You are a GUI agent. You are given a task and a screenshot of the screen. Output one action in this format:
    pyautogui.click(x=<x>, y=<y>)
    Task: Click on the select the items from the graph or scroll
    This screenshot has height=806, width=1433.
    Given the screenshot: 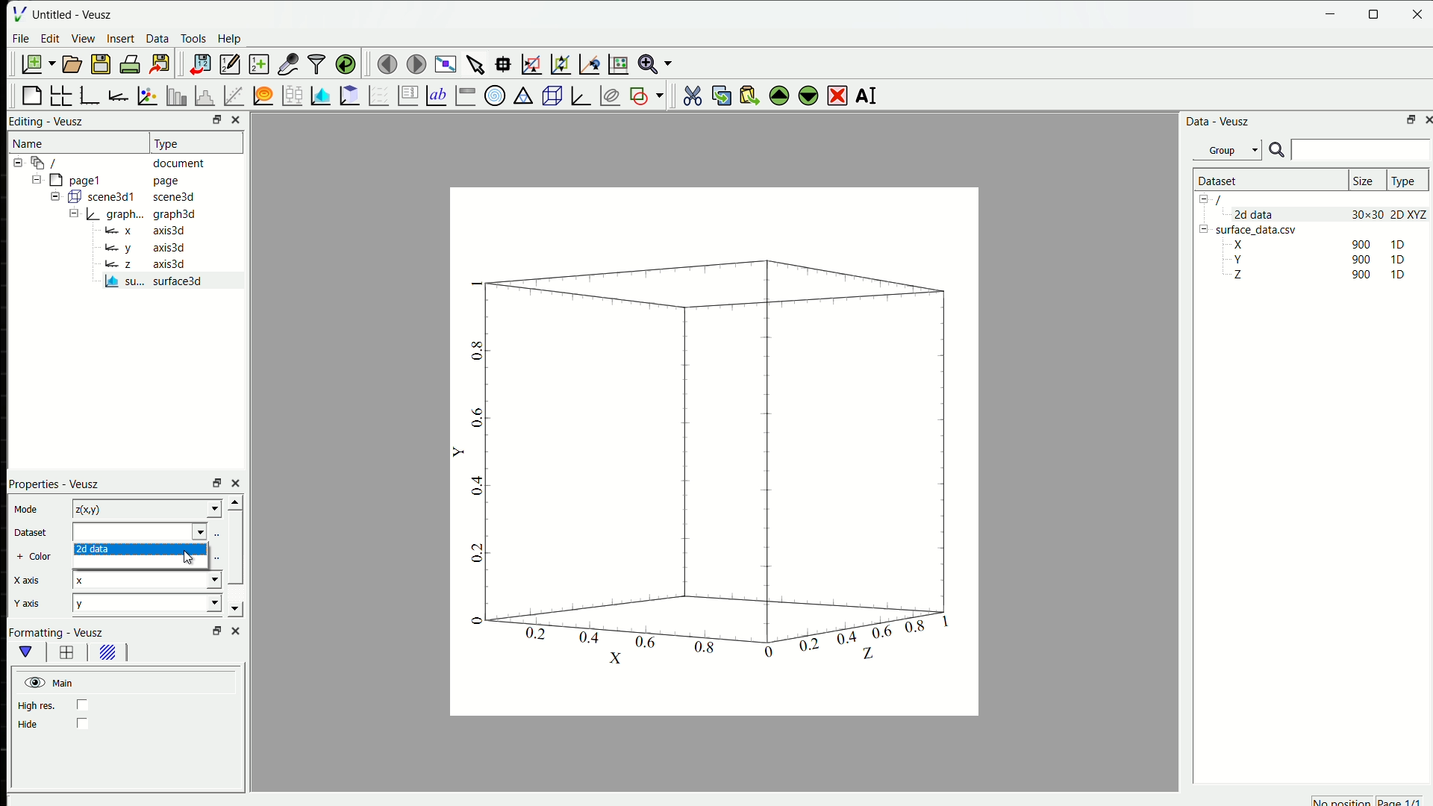 What is the action you would take?
    pyautogui.click(x=477, y=64)
    